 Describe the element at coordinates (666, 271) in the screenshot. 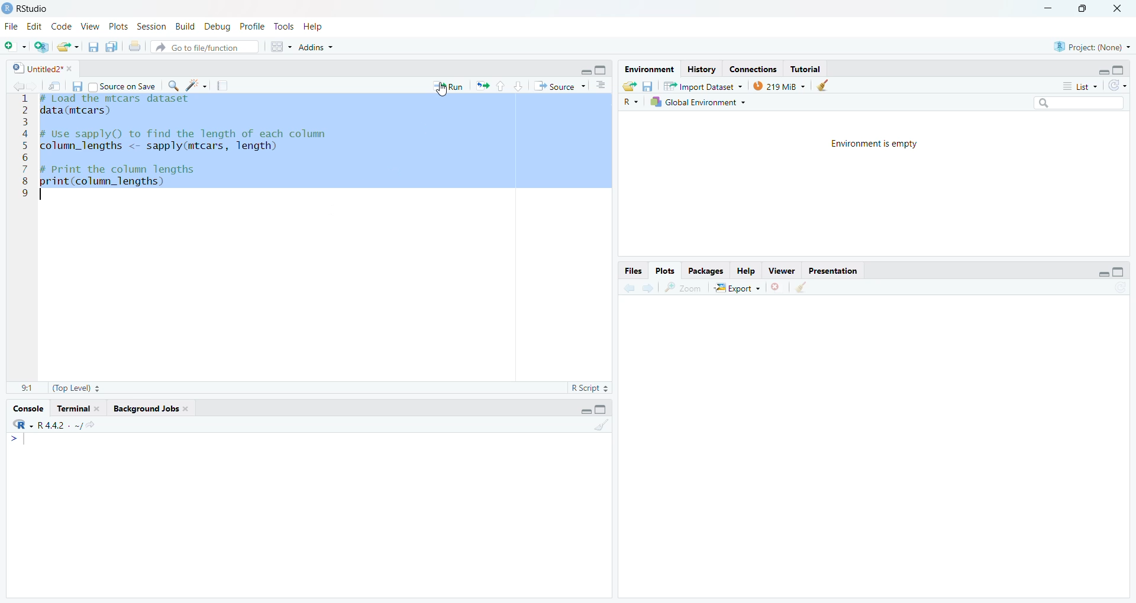

I see `Plots` at that location.